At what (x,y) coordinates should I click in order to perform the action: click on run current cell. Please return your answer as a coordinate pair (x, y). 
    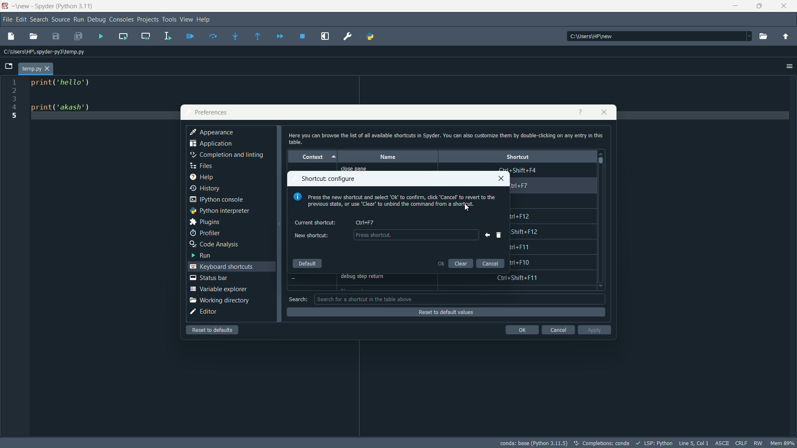
    Looking at the image, I should click on (123, 36).